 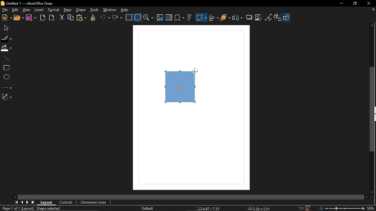 I want to click on Copy, so click(x=71, y=18).